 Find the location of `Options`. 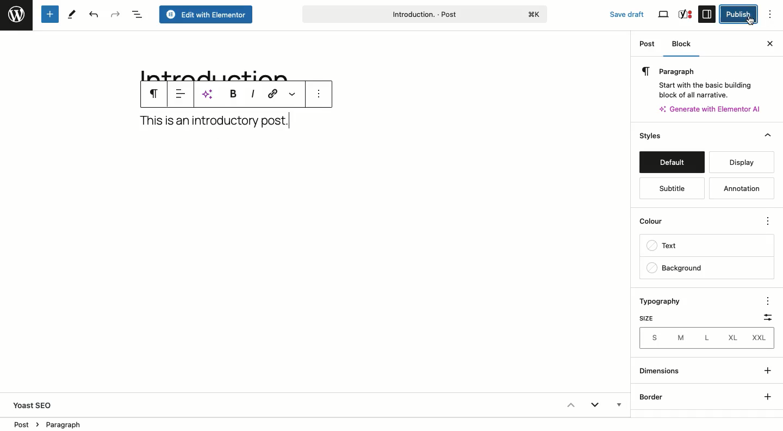

Options is located at coordinates (775, 15).